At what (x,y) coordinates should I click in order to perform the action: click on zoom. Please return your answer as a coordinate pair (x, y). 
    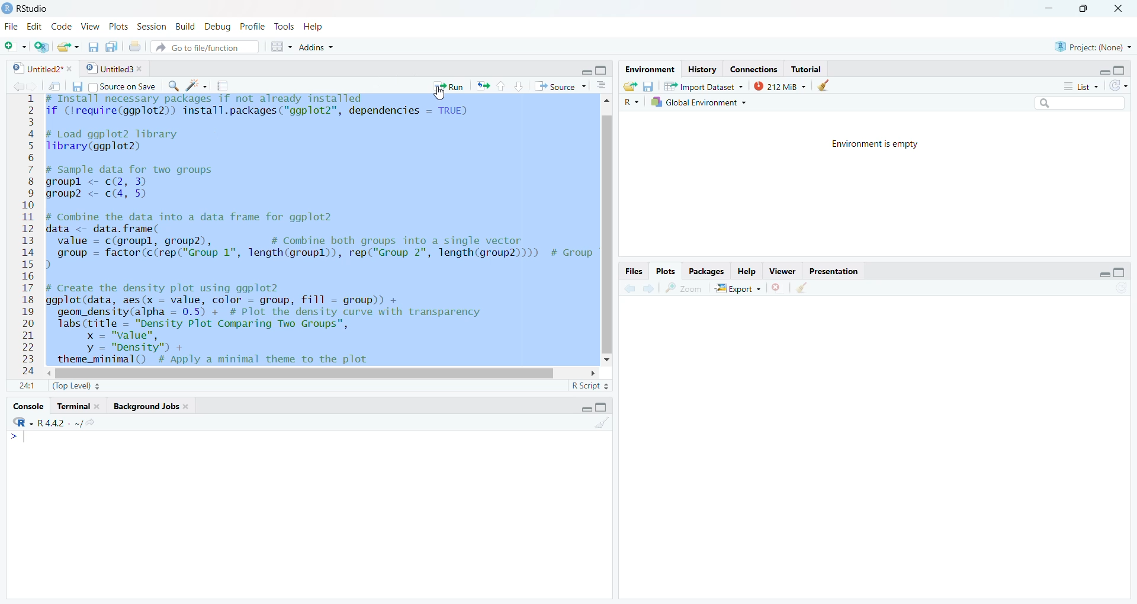
    Looking at the image, I should click on (684, 287).